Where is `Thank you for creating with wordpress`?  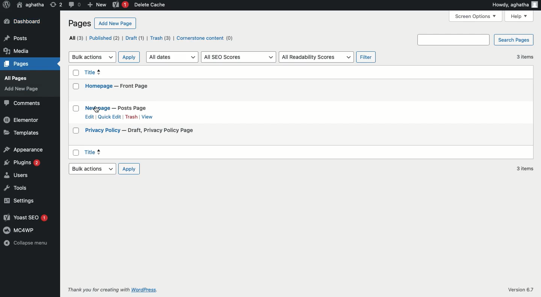 Thank you for creating with wordpress is located at coordinates (116, 290).